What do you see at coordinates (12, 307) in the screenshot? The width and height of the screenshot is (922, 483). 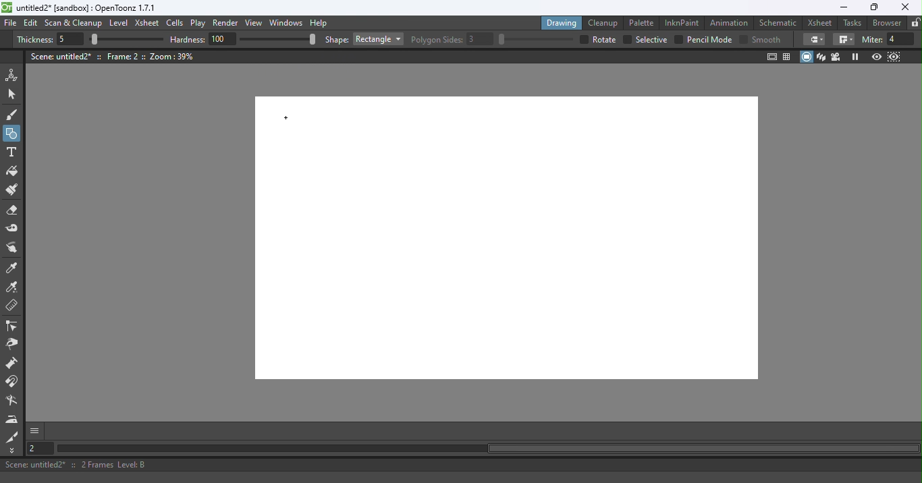 I see `Ruler tool` at bounding box center [12, 307].